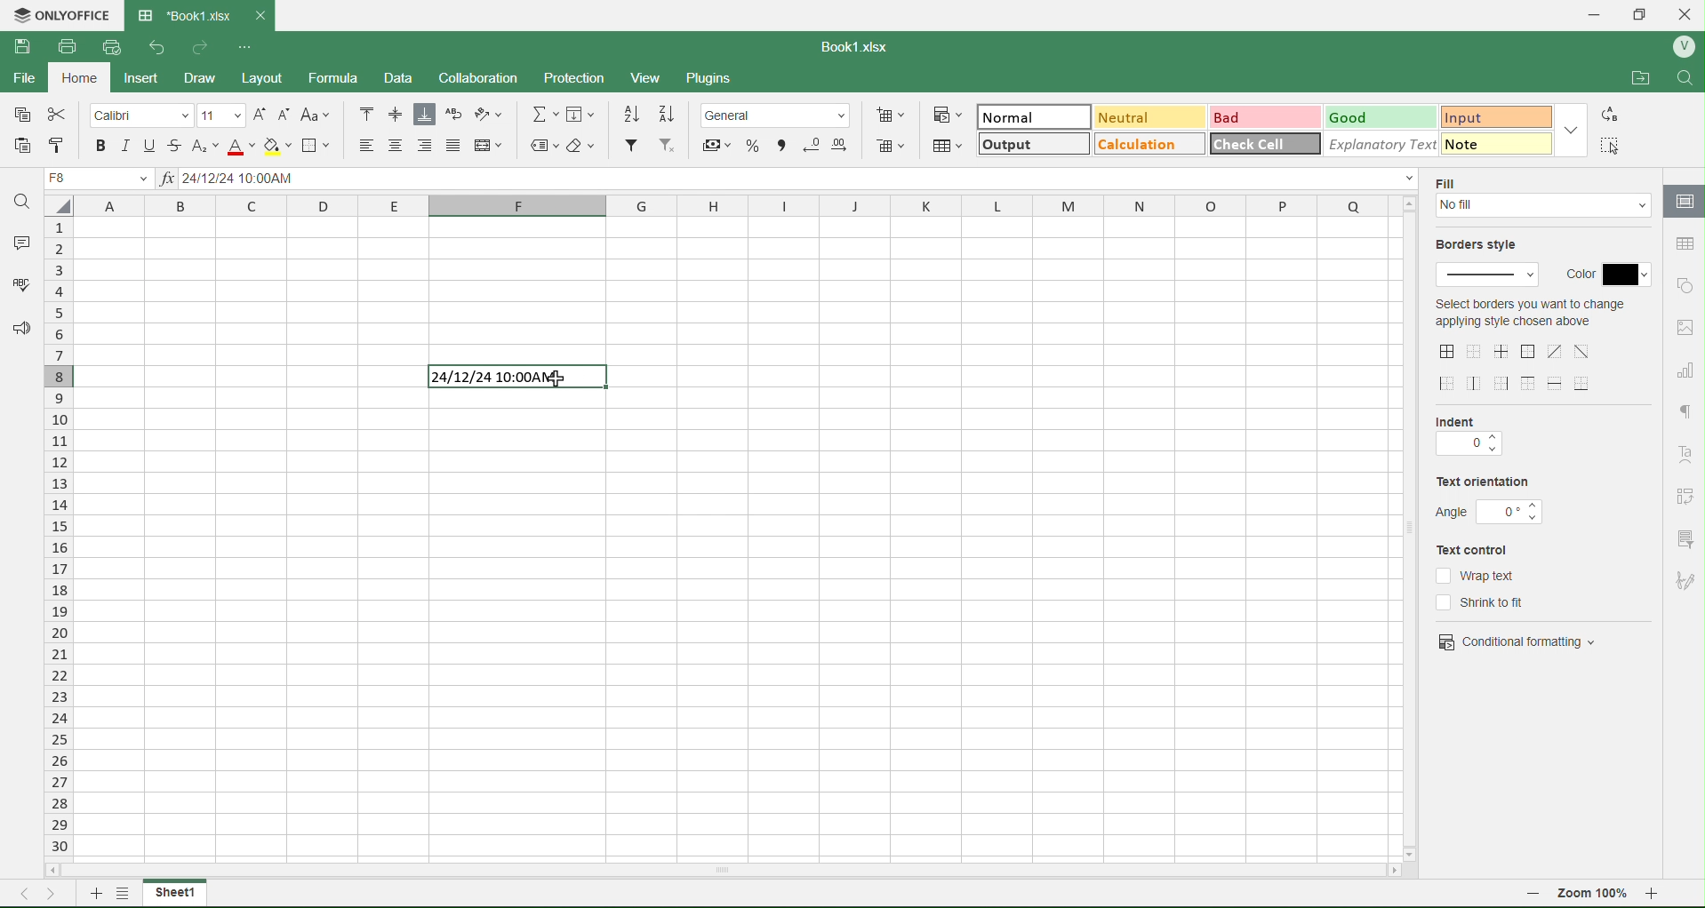  What do you see at coordinates (120, 896) in the screenshot?
I see `Options` at bounding box center [120, 896].